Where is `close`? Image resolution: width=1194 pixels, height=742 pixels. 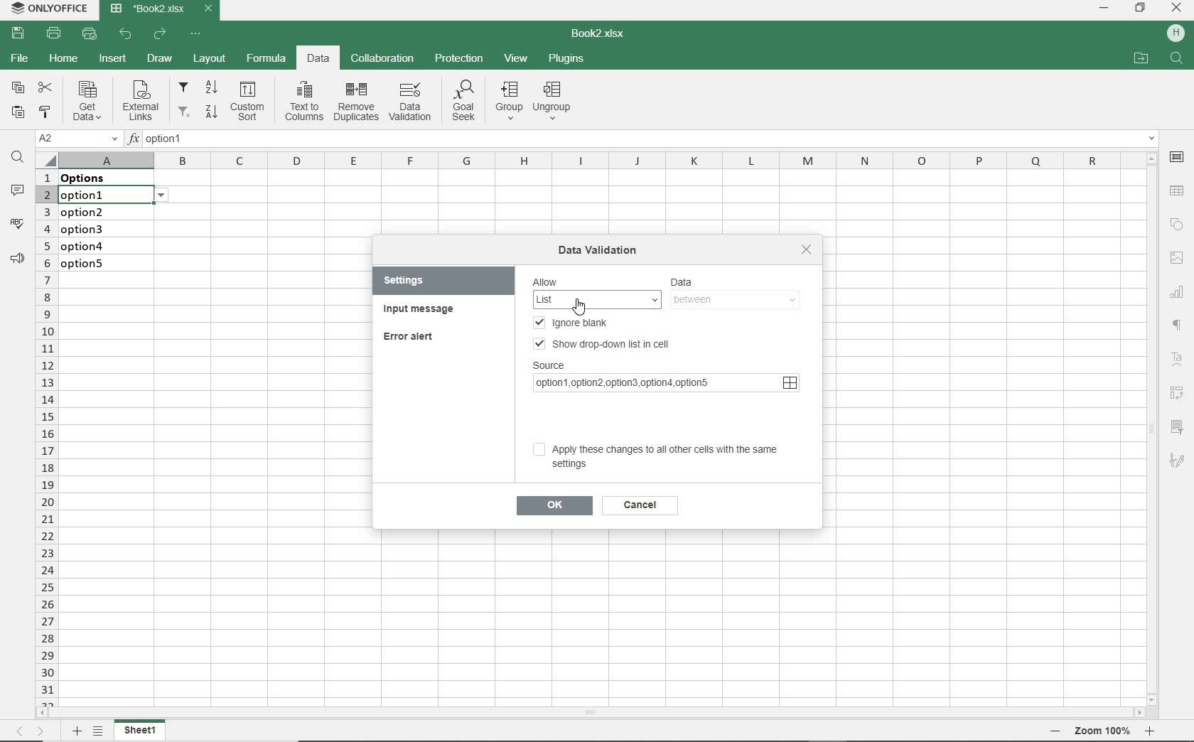 close is located at coordinates (807, 249).